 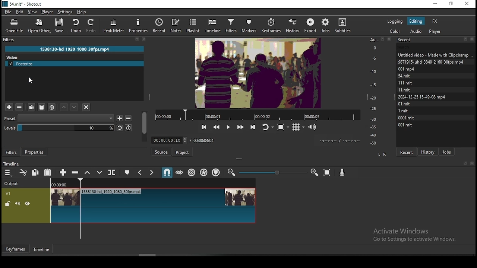 What do you see at coordinates (77, 26) in the screenshot?
I see `undo` at bounding box center [77, 26].